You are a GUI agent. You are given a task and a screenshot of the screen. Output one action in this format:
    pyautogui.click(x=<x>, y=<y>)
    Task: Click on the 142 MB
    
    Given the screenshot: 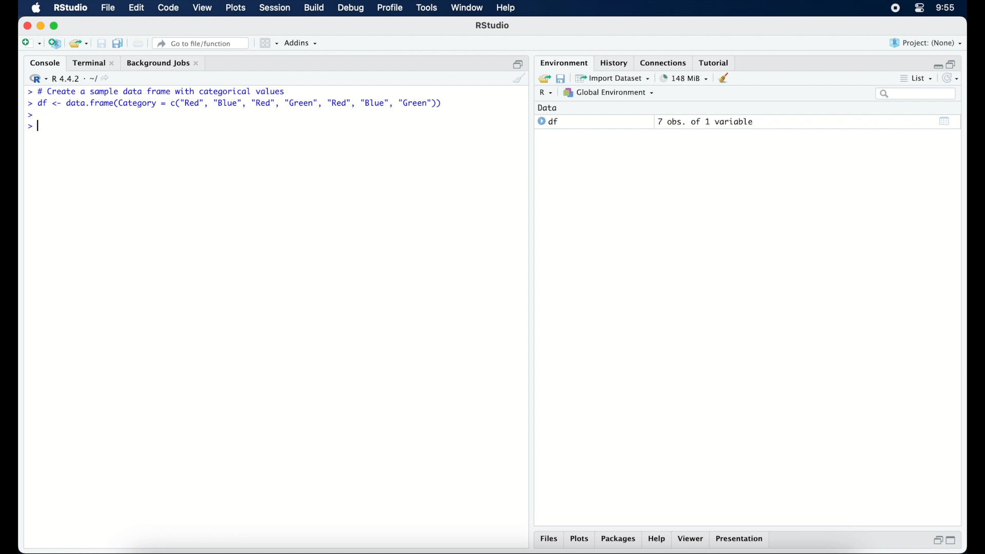 What is the action you would take?
    pyautogui.click(x=684, y=77)
    